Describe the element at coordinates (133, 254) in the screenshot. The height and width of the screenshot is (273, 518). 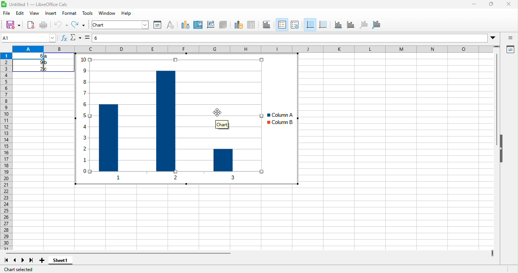
I see `horizontal scroll bar` at that location.